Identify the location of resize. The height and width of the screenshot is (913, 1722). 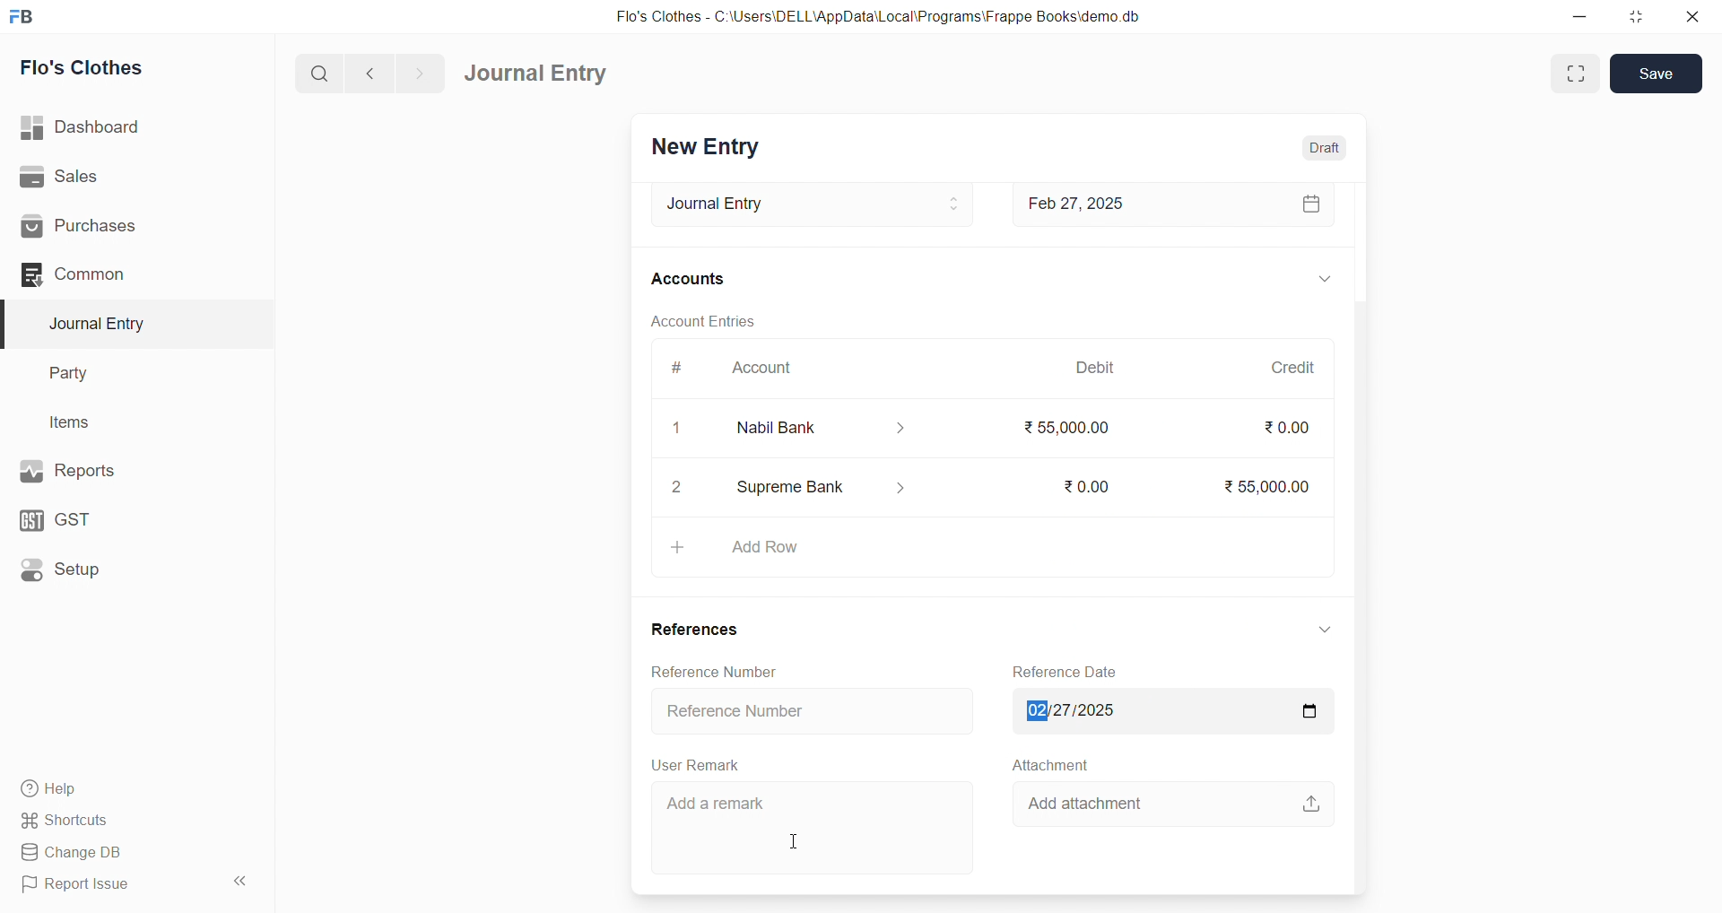
(1636, 15).